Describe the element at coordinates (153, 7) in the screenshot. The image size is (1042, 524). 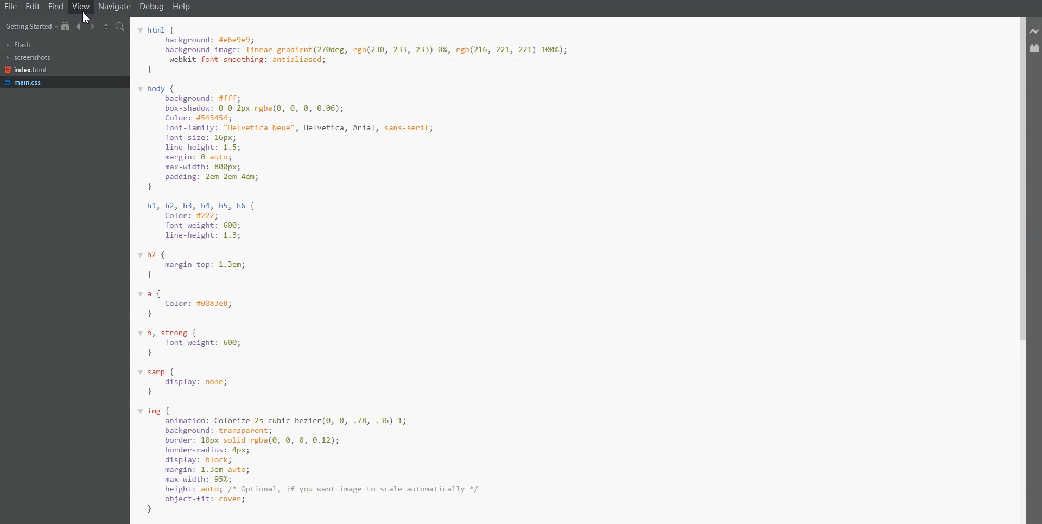
I see `Debug` at that location.